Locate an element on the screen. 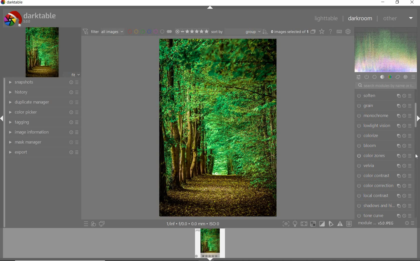  HISTORY is located at coordinates (42, 92).